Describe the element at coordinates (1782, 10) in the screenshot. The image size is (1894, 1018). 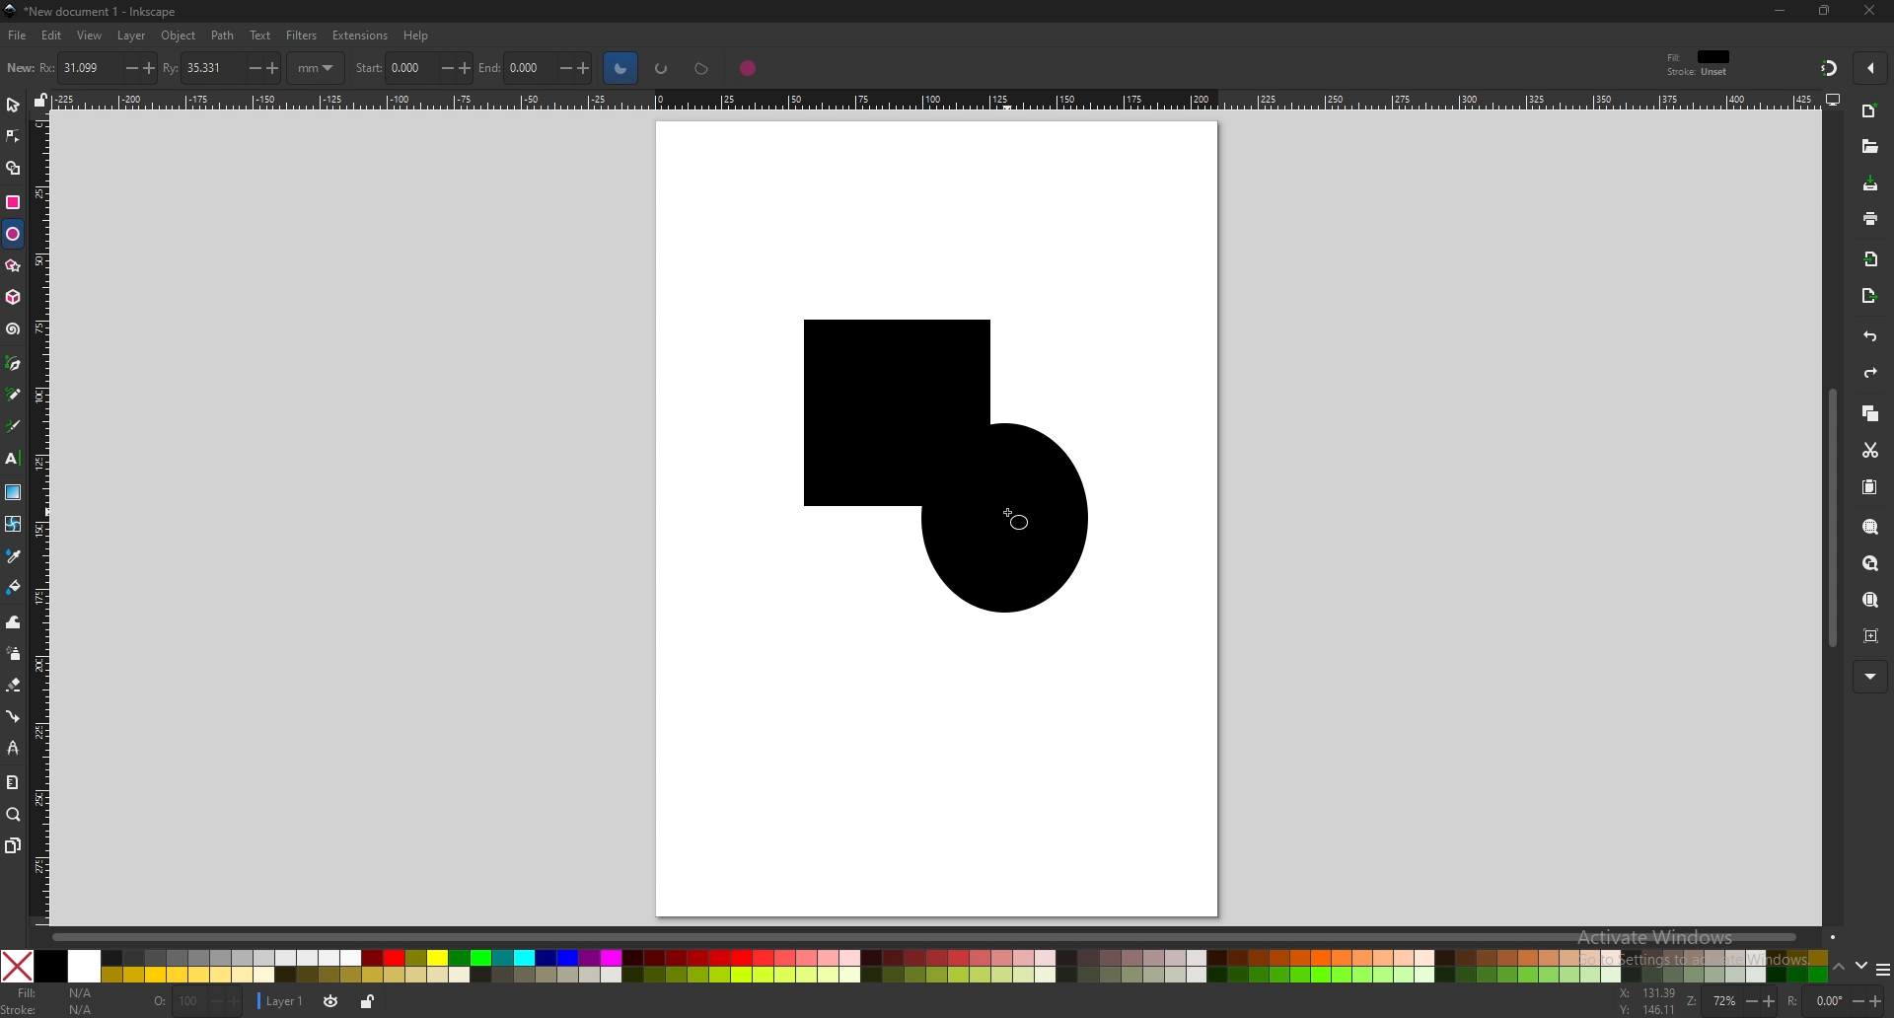
I see `minimize` at that location.